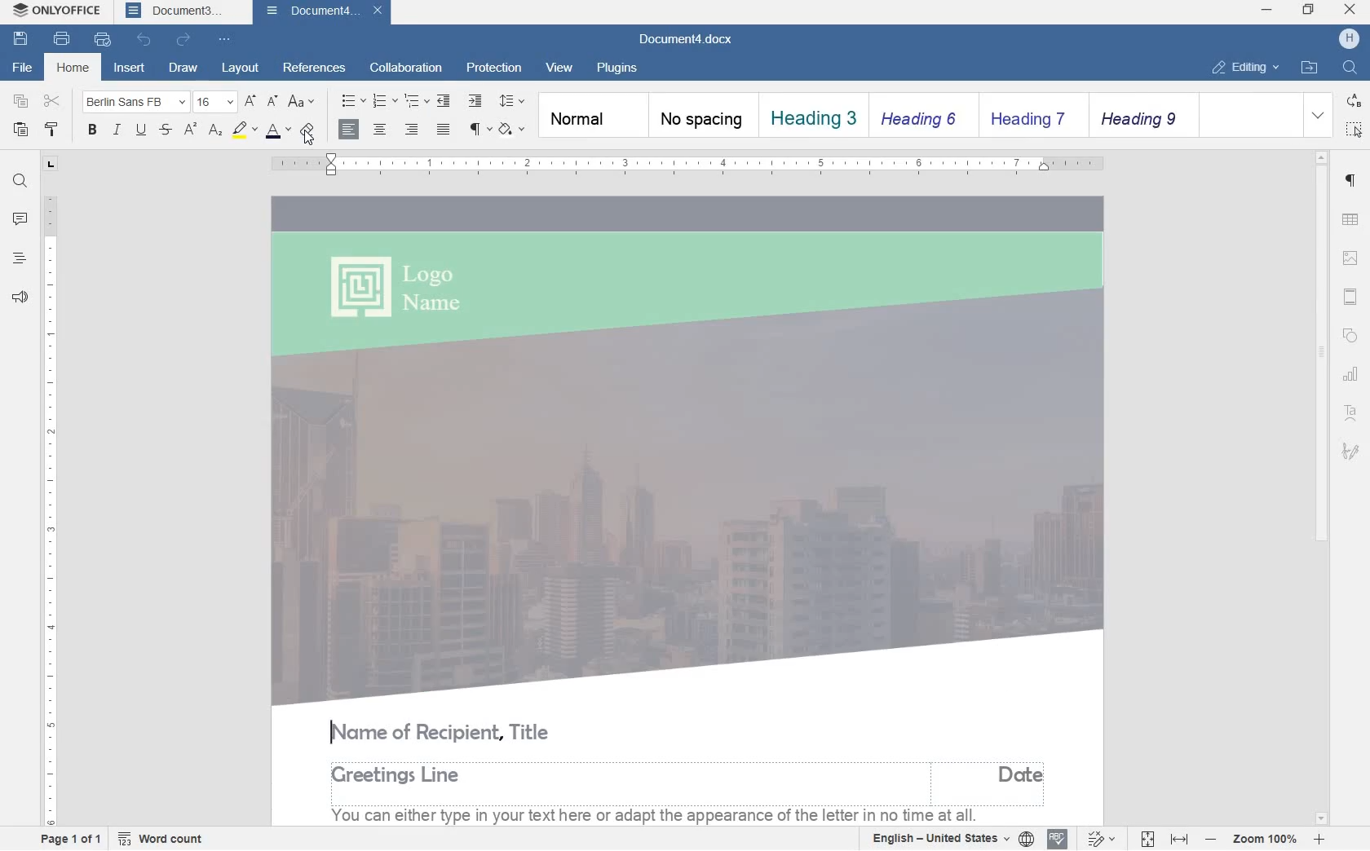 The height and width of the screenshot is (851, 1370). What do you see at coordinates (184, 68) in the screenshot?
I see `draw` at bounding box center [184, 68].